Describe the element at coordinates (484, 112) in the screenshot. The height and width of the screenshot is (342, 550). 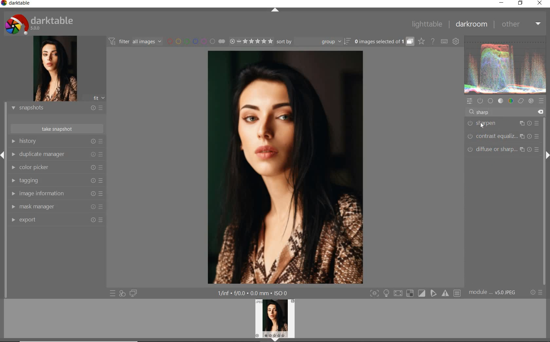
I see `SHARP` at that location.